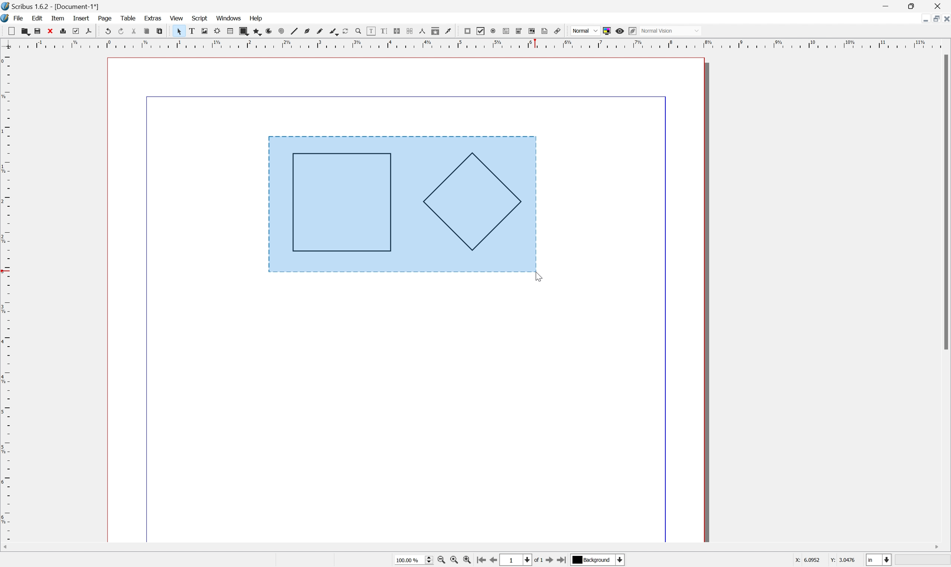  I want to click on Select current layer, so click(600, 559).